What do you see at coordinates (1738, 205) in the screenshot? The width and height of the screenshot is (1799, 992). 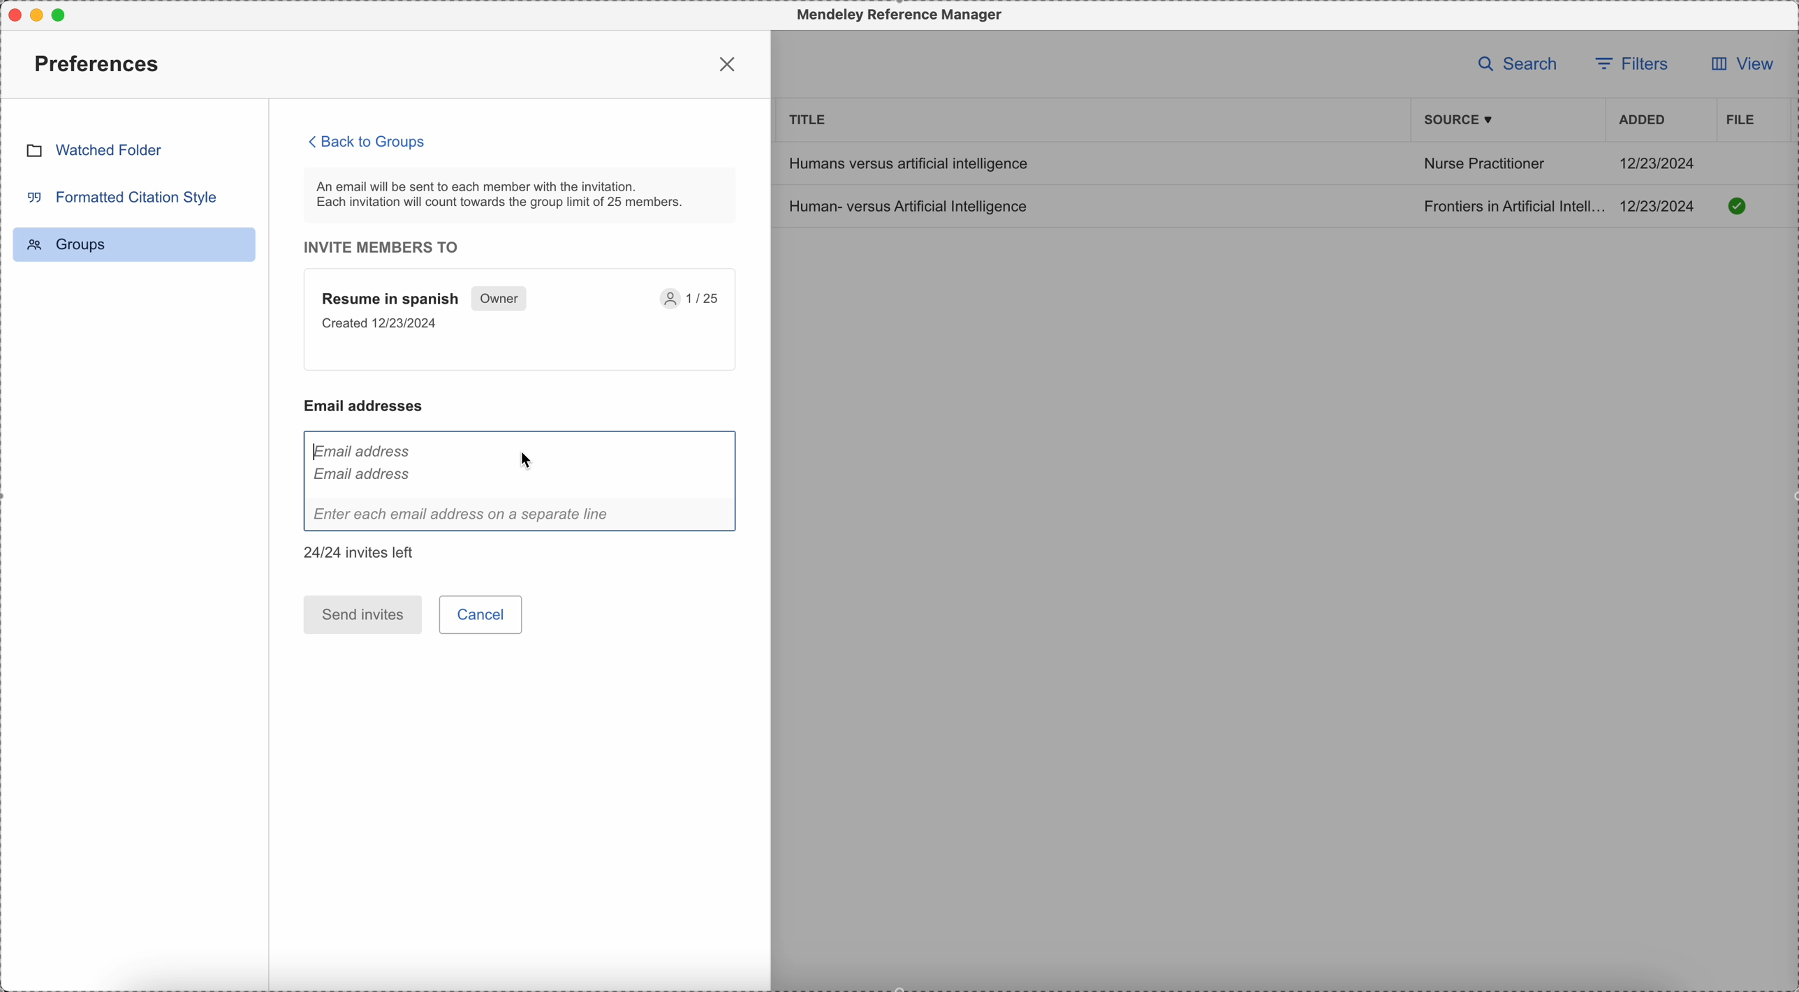 I see `Checkmark` at bounding box center [1738, 205].